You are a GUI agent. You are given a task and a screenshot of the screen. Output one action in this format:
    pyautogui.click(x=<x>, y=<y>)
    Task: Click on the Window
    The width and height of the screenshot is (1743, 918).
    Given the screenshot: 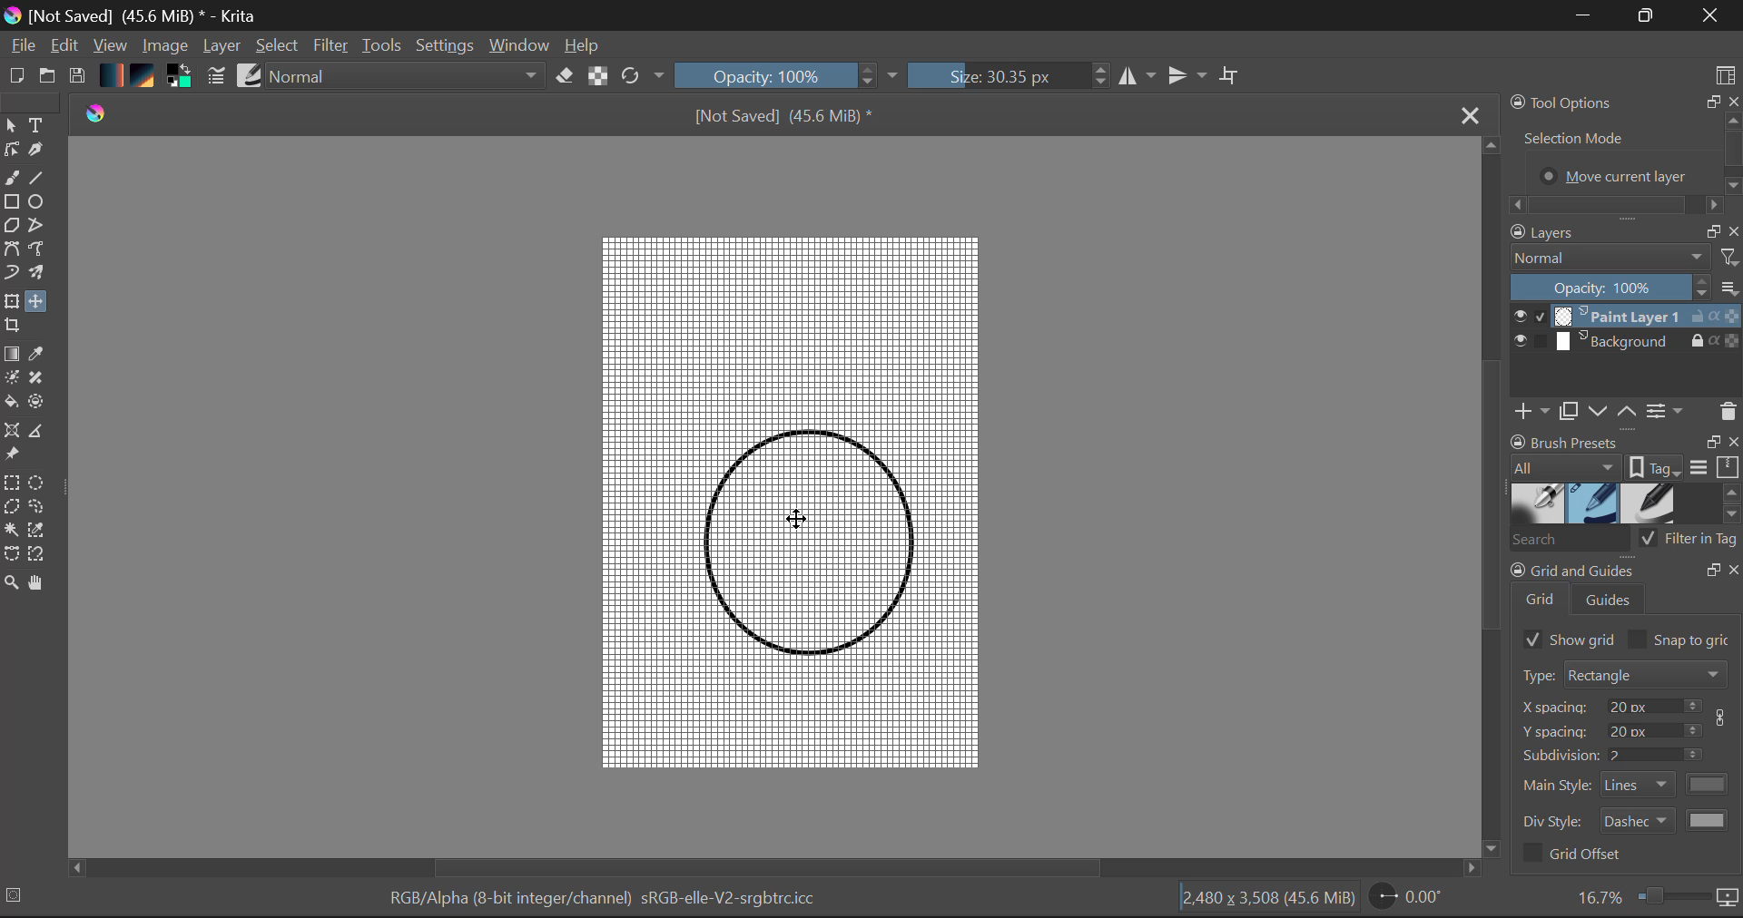 What is the action you would take?
    pyautogui.click(x=522, y=46)
    